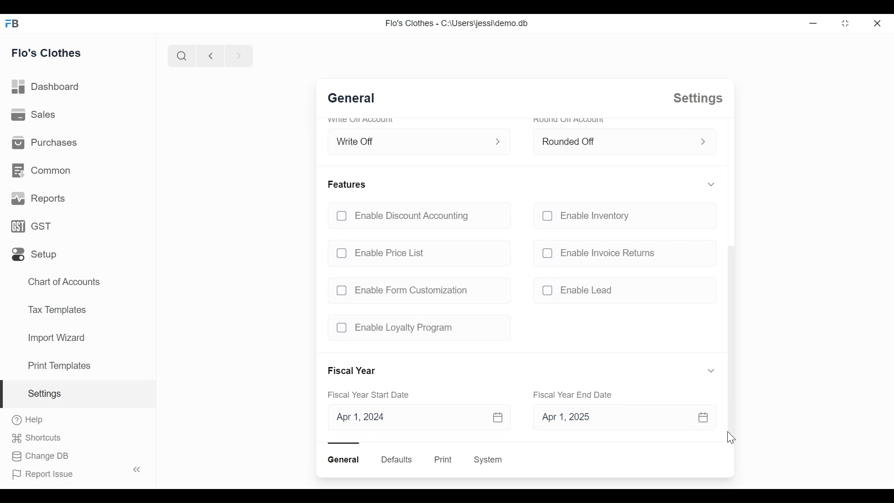 This screenshot has height=503, width=894. What do you see at coordinates (74, 472) in the screenshot?
I see `Report Issue` at bounding box center [74, 472].